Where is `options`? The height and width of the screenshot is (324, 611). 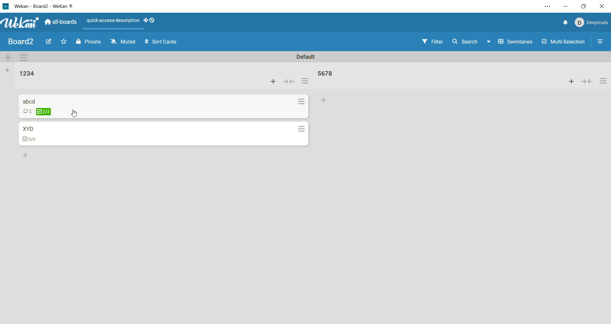
options is located at coordinates (548, 6).